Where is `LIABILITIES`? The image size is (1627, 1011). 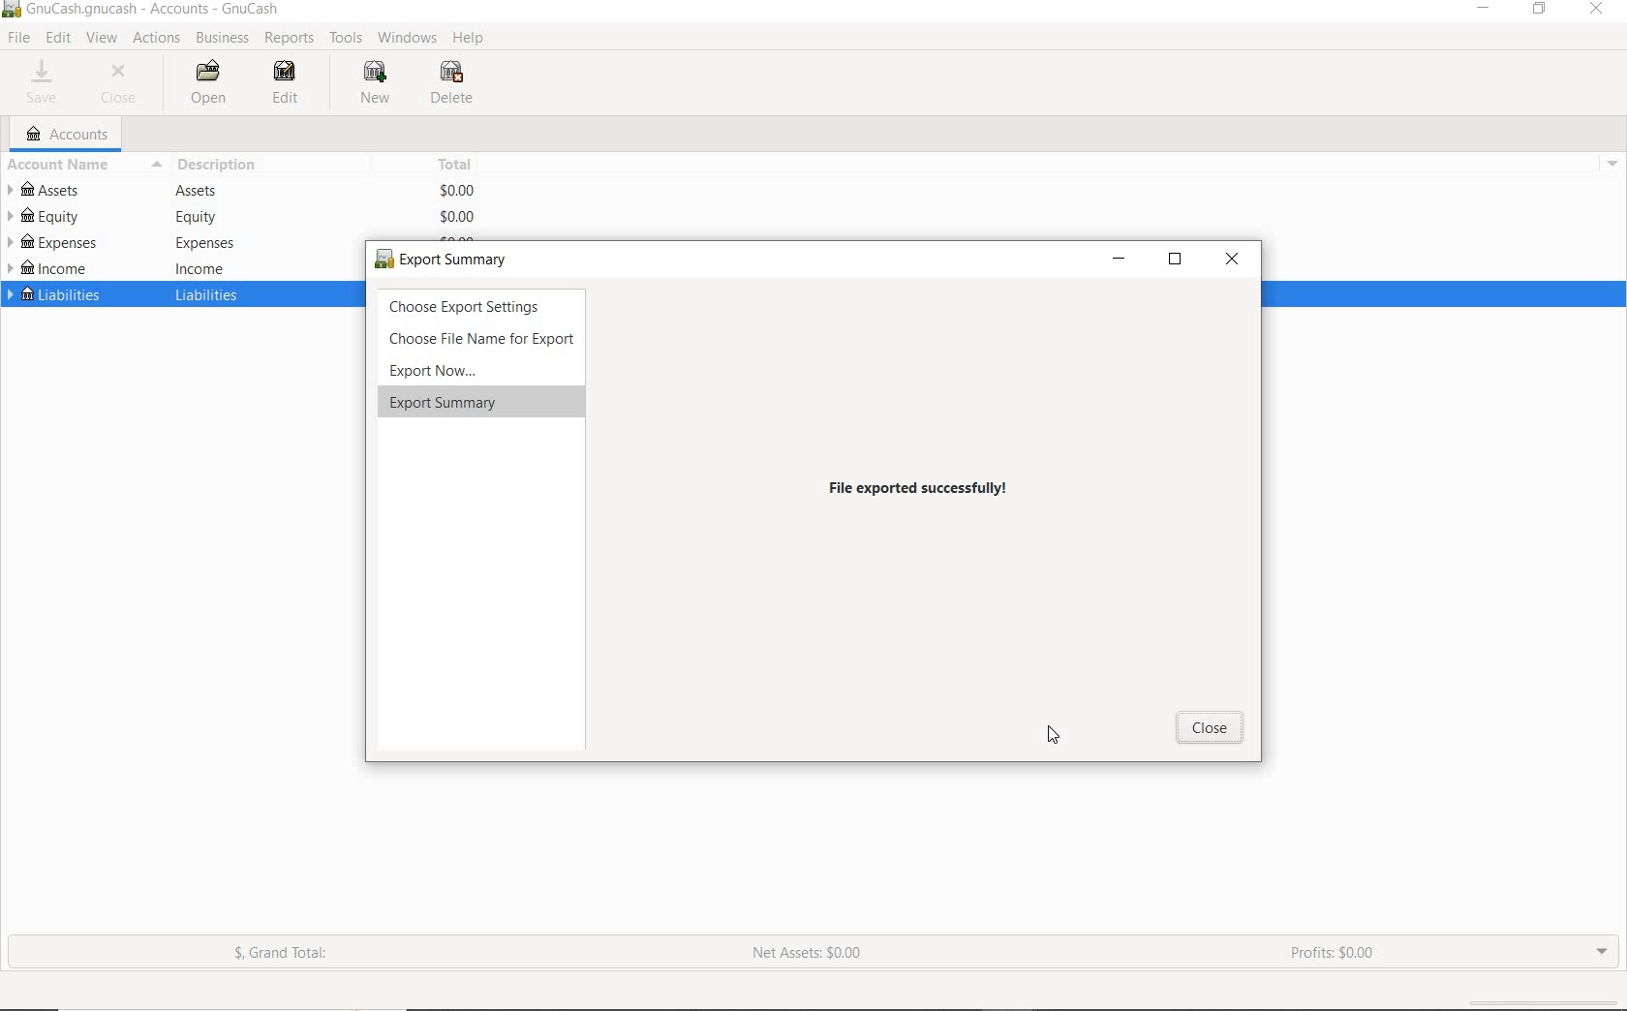
LIABILITIES is located at coordinates (53, 297).